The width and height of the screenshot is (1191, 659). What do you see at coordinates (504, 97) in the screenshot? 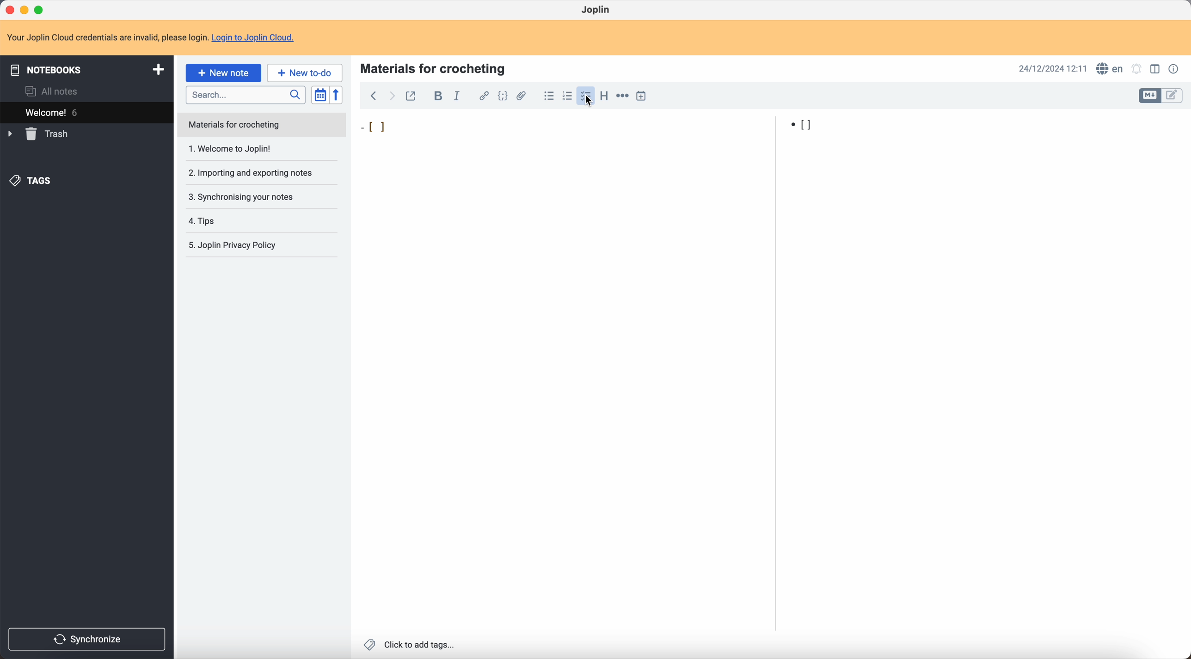
I see `code` at bounding box center [504, 97].